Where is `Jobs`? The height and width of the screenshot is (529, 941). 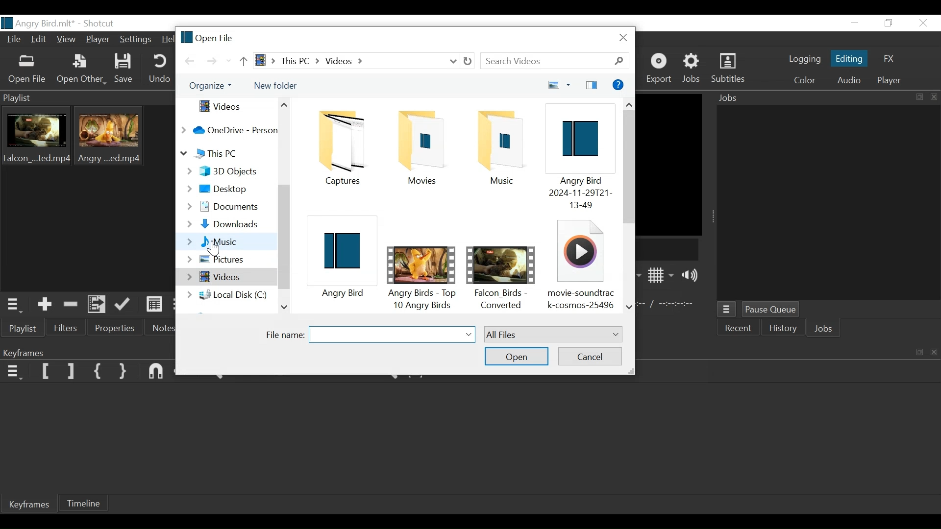 Jobs is located at coordinates (825, 329).